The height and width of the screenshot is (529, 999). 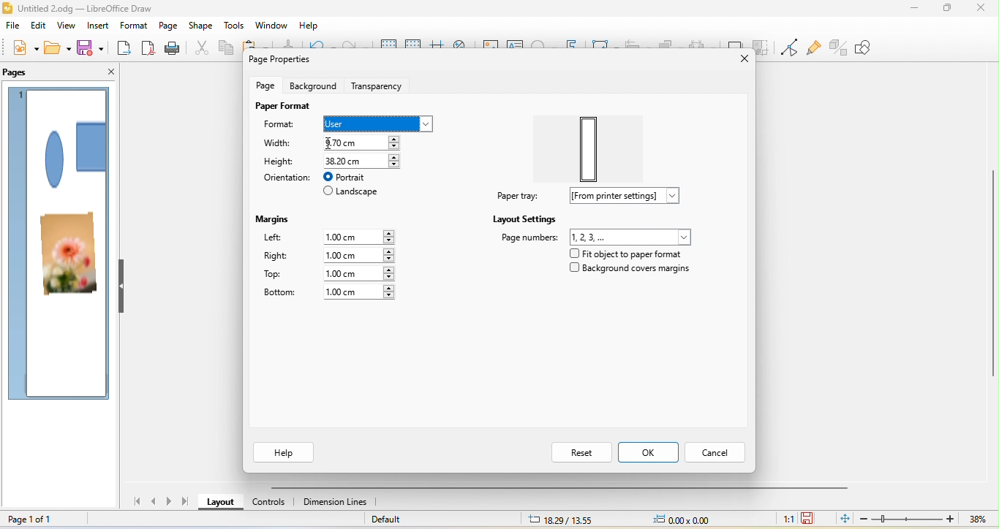 I want to click on layout settings, so click(x=527, y=218).